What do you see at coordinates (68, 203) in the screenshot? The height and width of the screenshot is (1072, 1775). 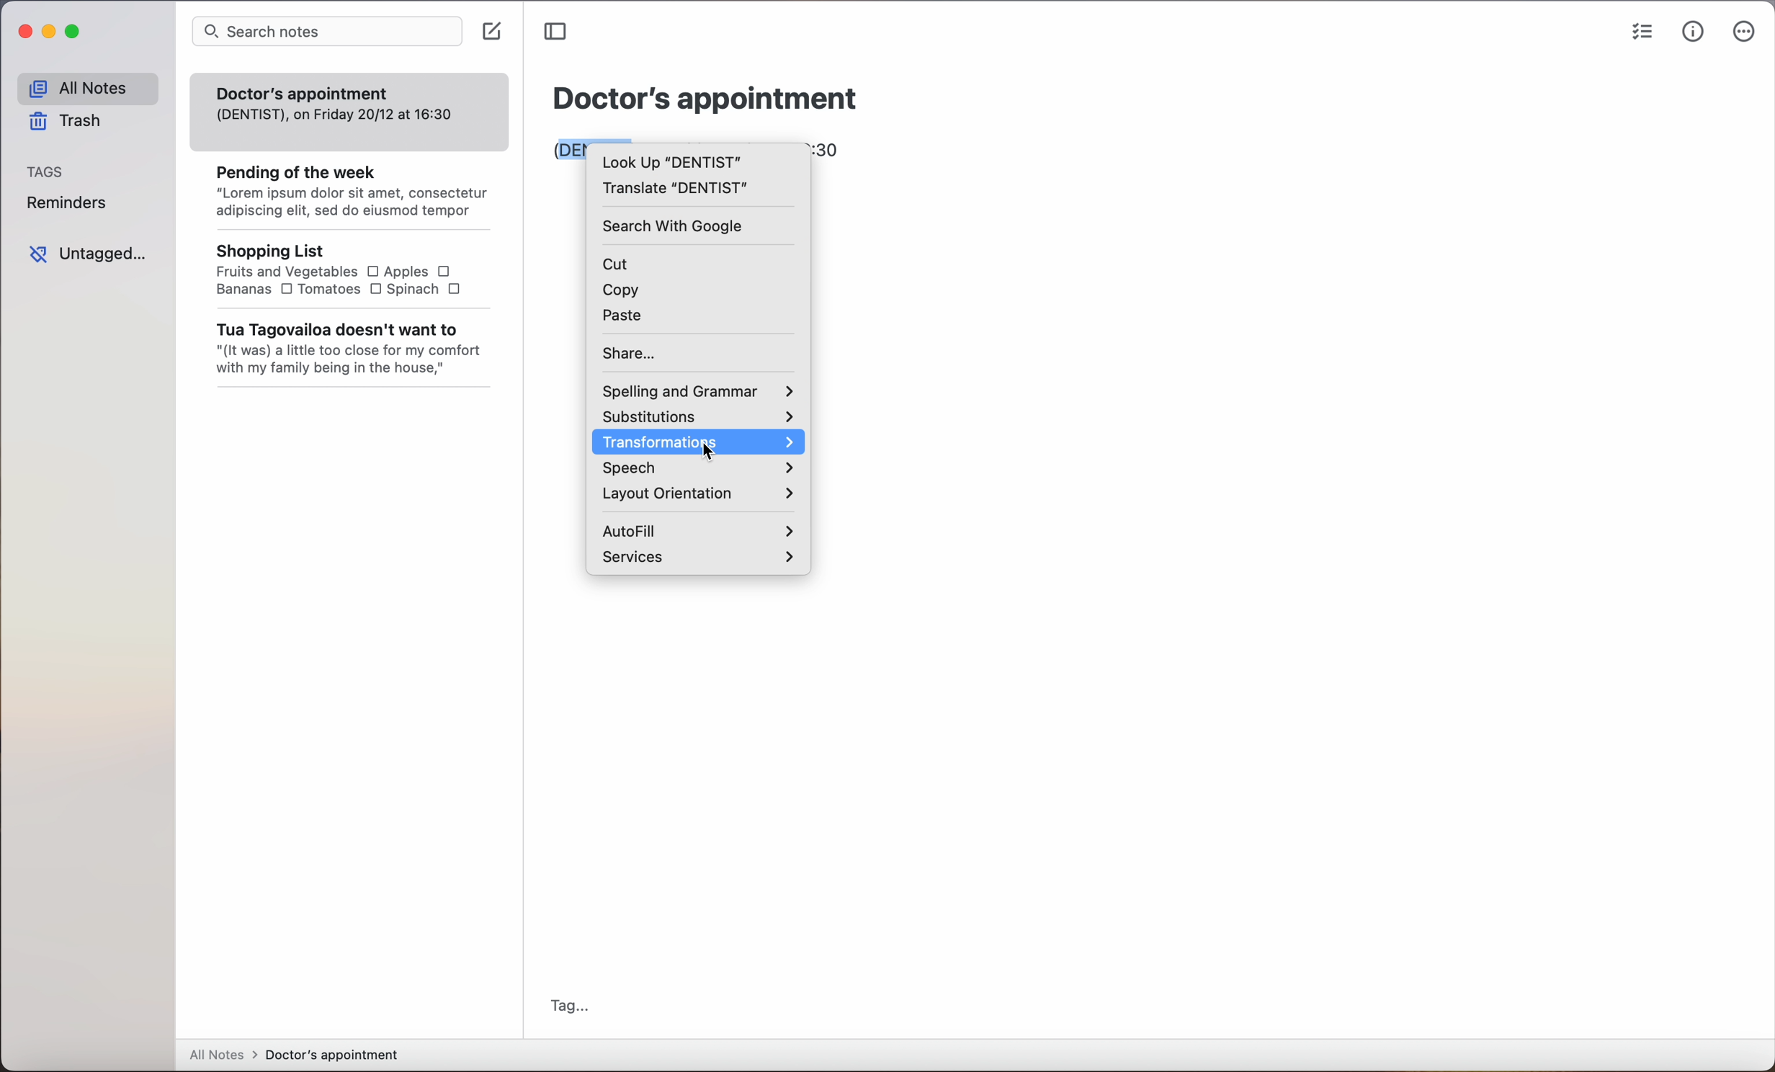 I see `reminders` at bounding box center [68, 203].